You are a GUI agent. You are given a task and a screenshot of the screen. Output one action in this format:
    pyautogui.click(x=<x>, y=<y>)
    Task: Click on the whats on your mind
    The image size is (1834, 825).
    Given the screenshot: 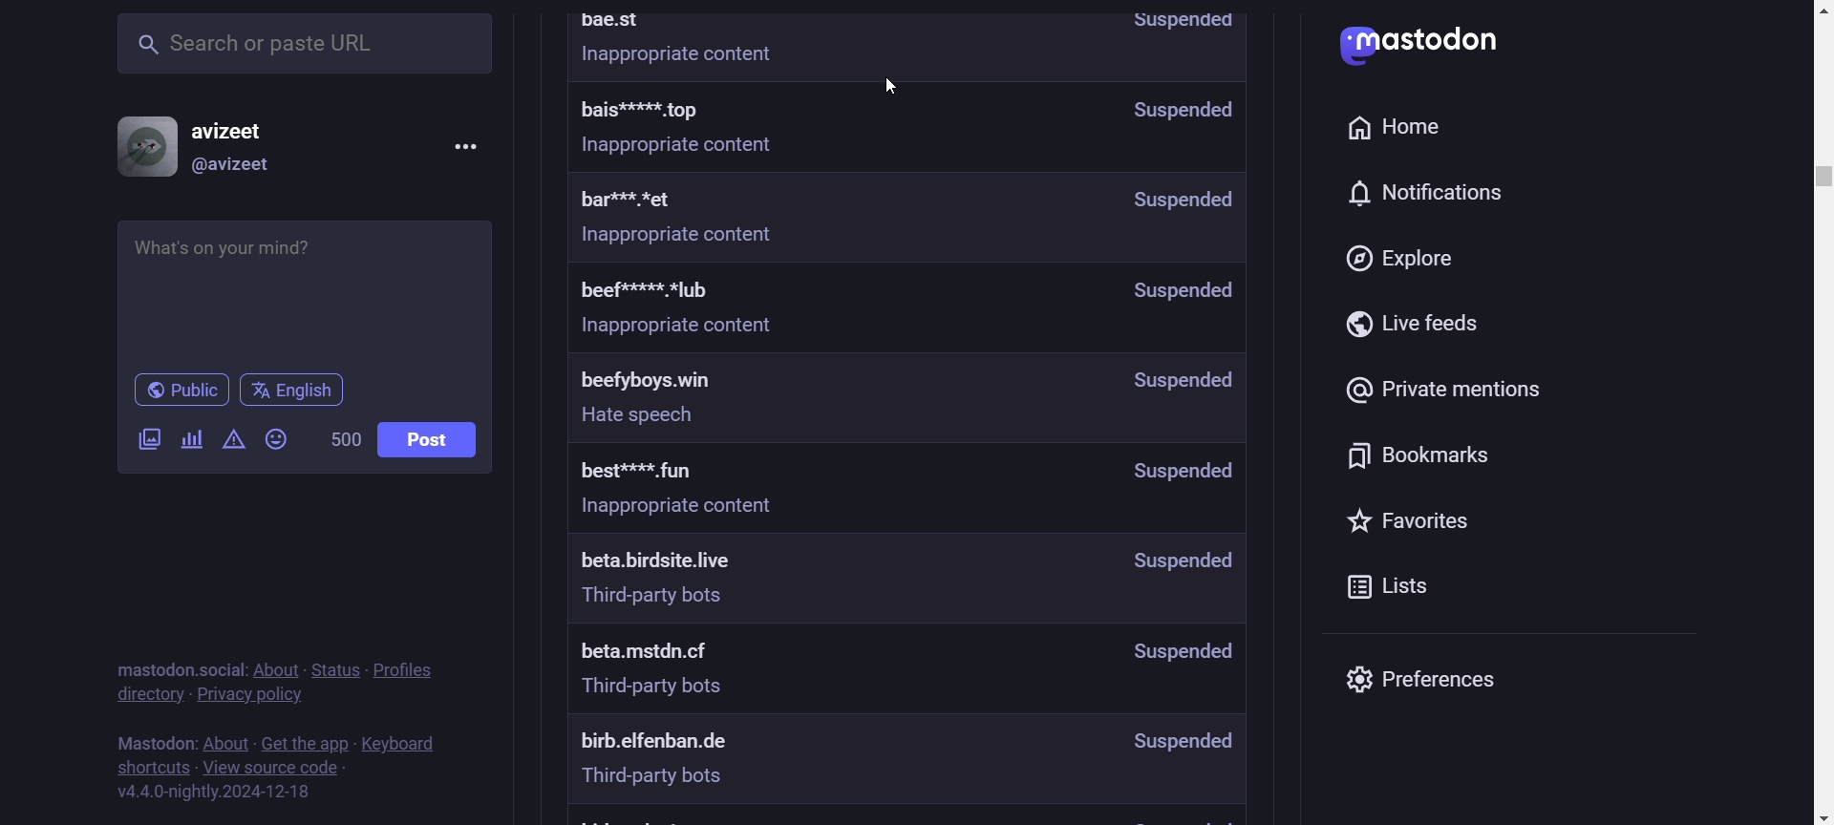 What is the action you would take?
    pyautogui.click(x=307, y=291)
    